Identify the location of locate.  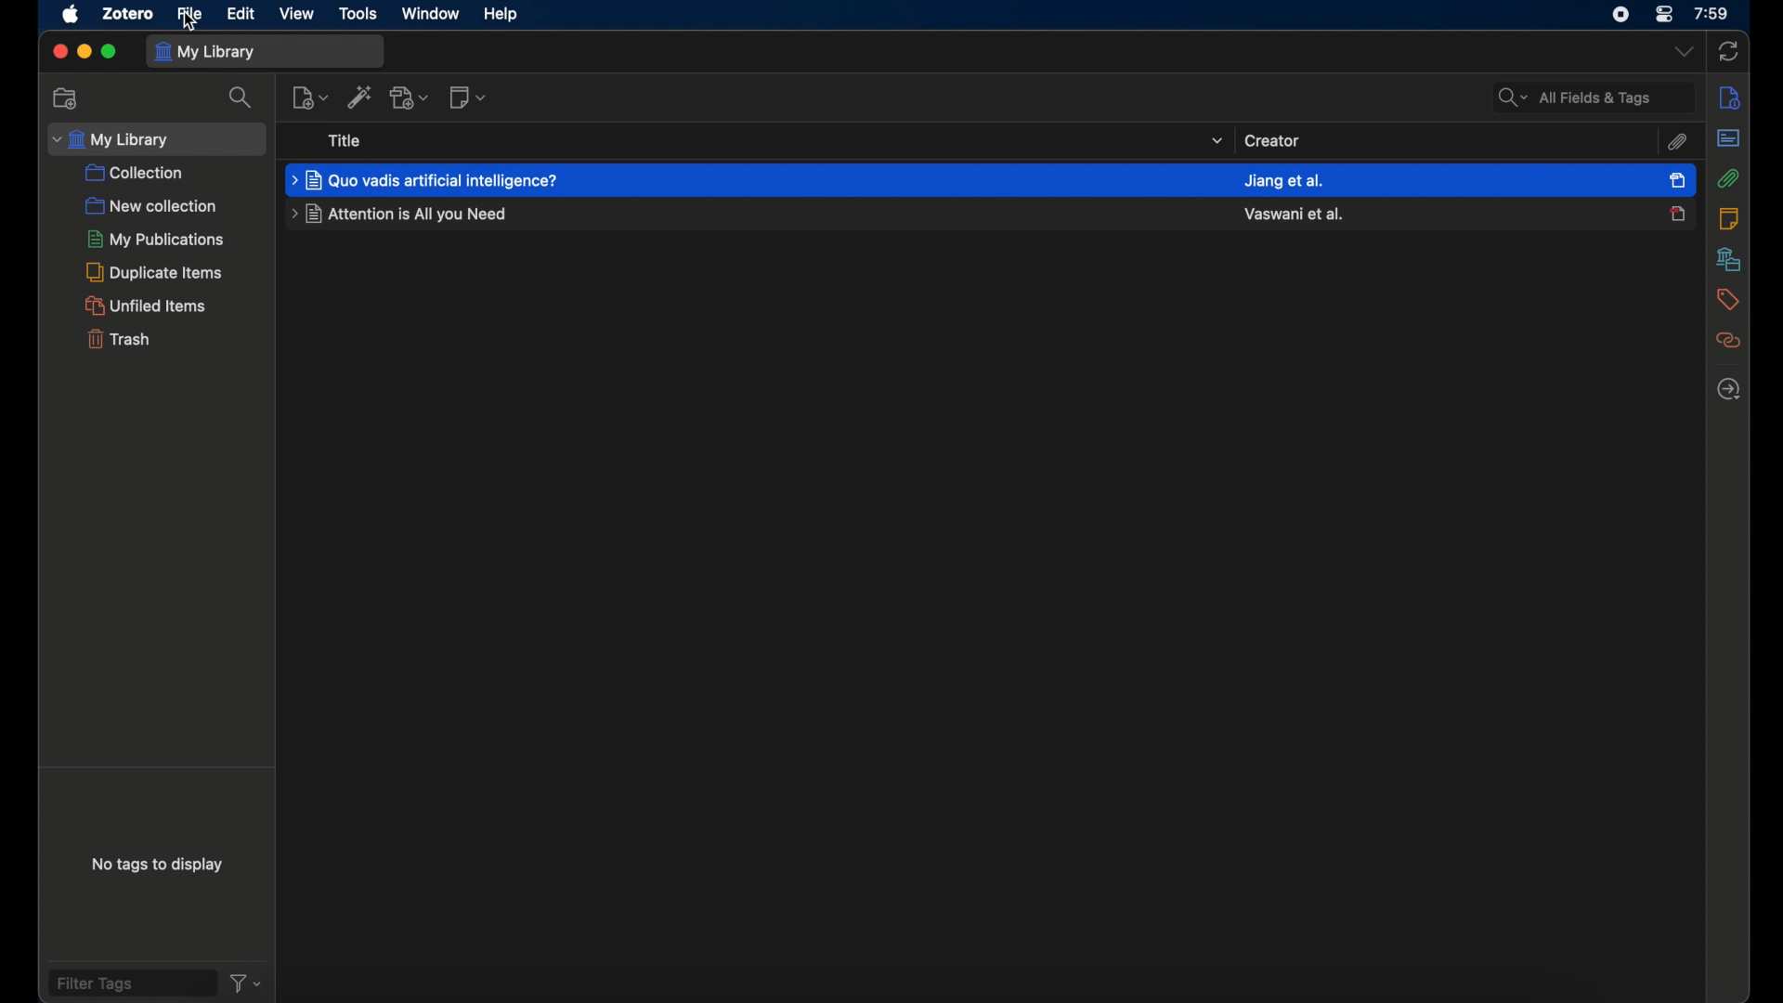
(1728, 389).